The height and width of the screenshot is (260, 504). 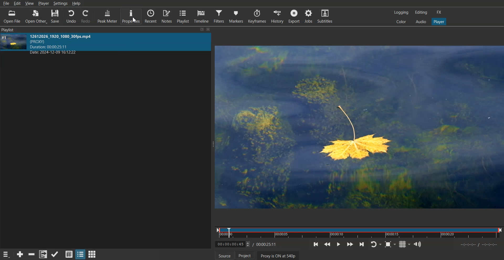 What do you see at coordinates (421, 13) in the screenshot?
I see `Editing` at bounding box center [421, 13].